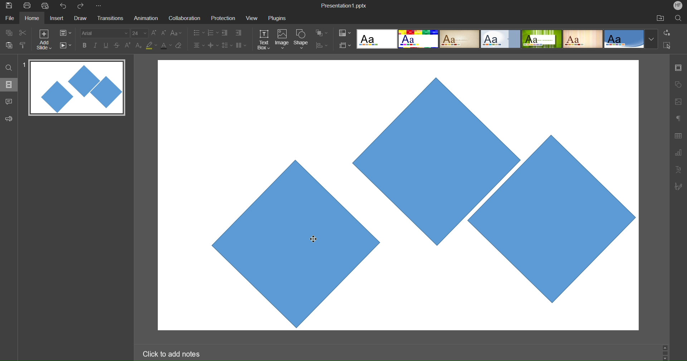 The height and width of the screenshot is (361, 687). I want to click on Font Size, so click(140, 33).